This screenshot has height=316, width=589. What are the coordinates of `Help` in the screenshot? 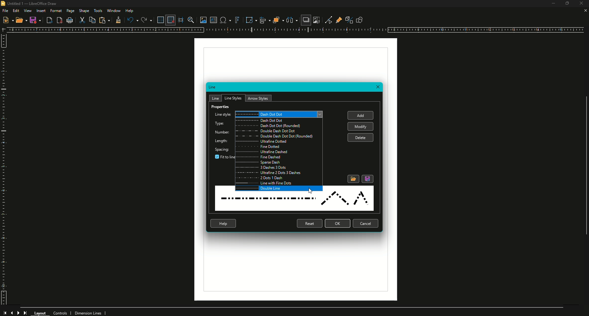 It's located at (223, 223).